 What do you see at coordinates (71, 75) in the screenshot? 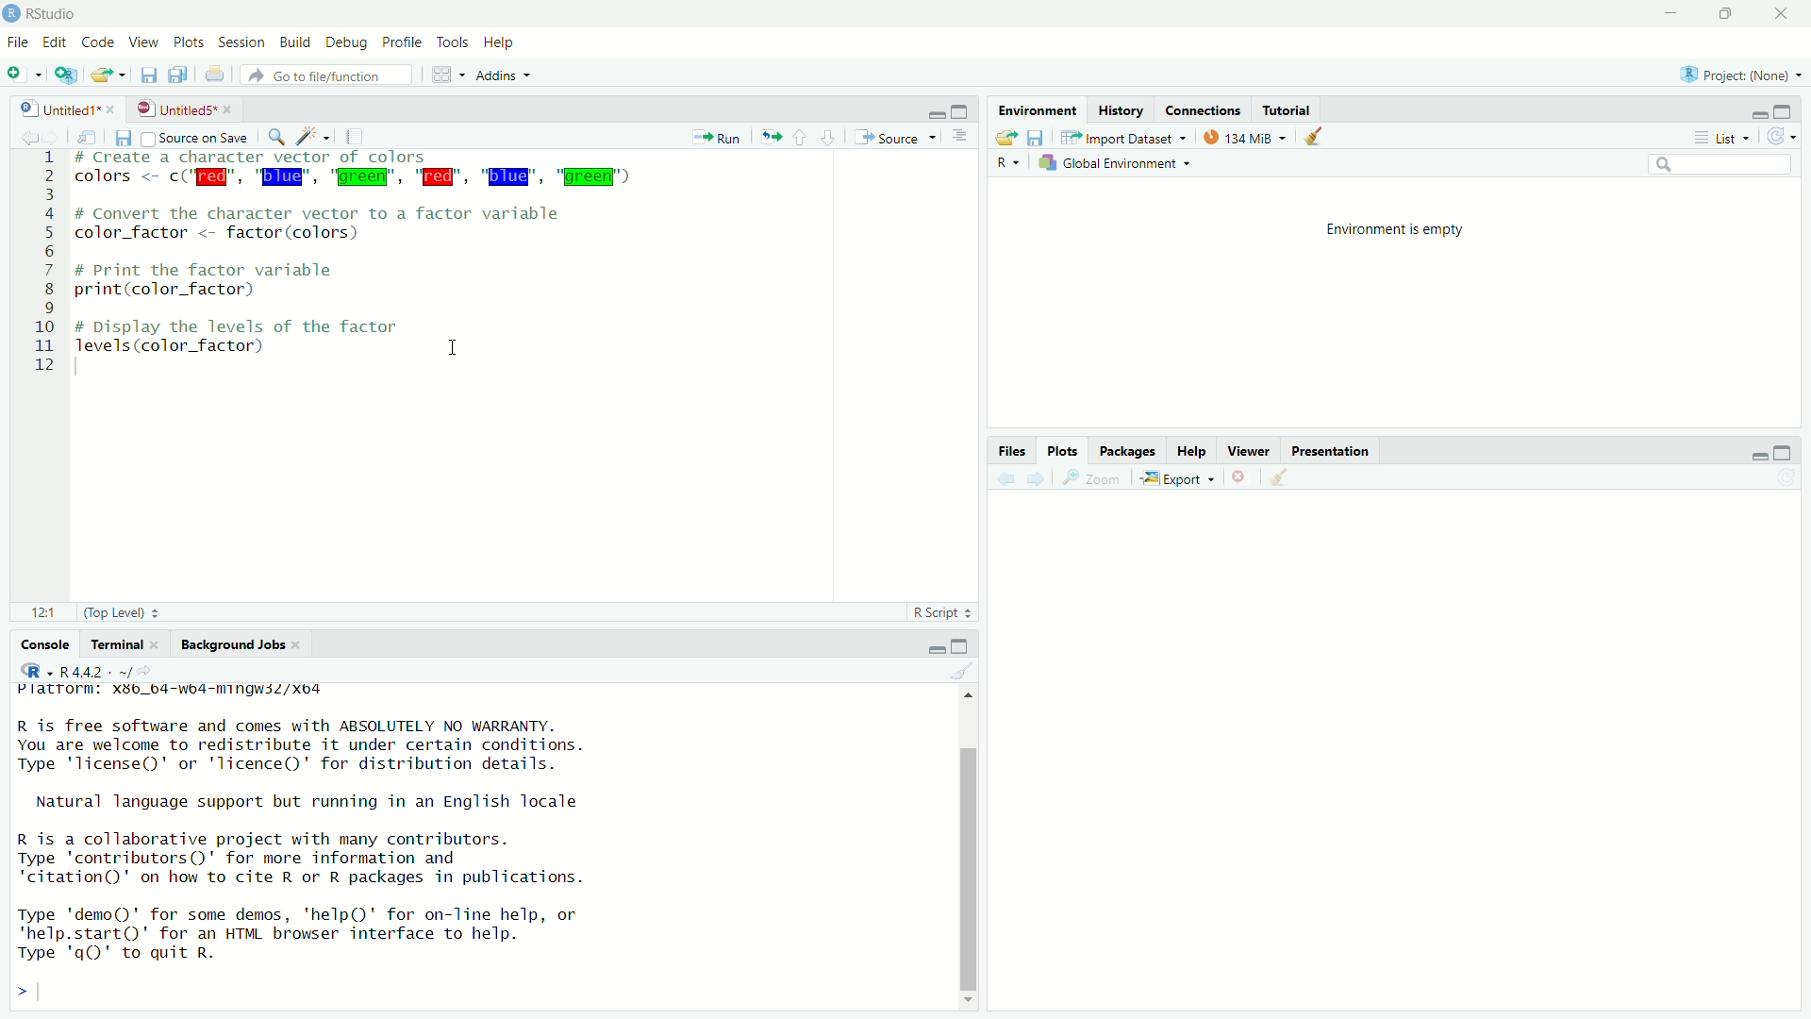
I see `create a project` at bounding box center [71, 75].